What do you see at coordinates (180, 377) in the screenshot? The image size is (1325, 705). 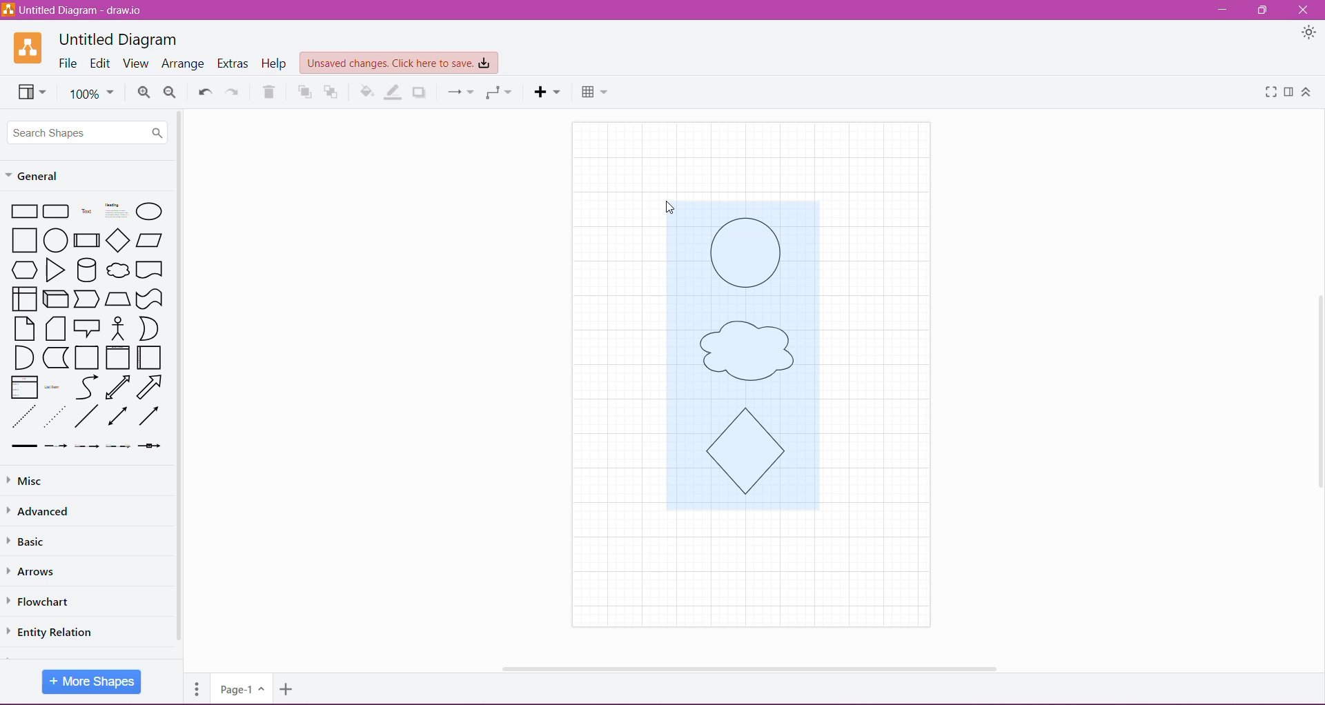 I see `Vertical Scroll Bar` at bounding box center [180, 377].